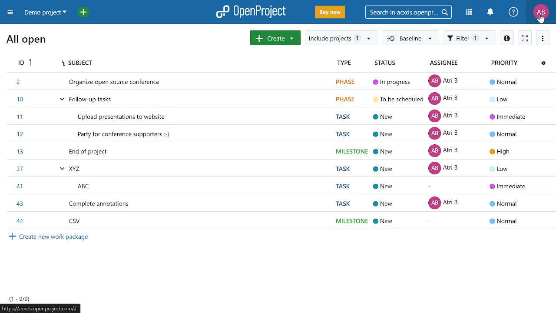 This screenshot has width=556, height=313. I want to click on Search, so click(411, 12).